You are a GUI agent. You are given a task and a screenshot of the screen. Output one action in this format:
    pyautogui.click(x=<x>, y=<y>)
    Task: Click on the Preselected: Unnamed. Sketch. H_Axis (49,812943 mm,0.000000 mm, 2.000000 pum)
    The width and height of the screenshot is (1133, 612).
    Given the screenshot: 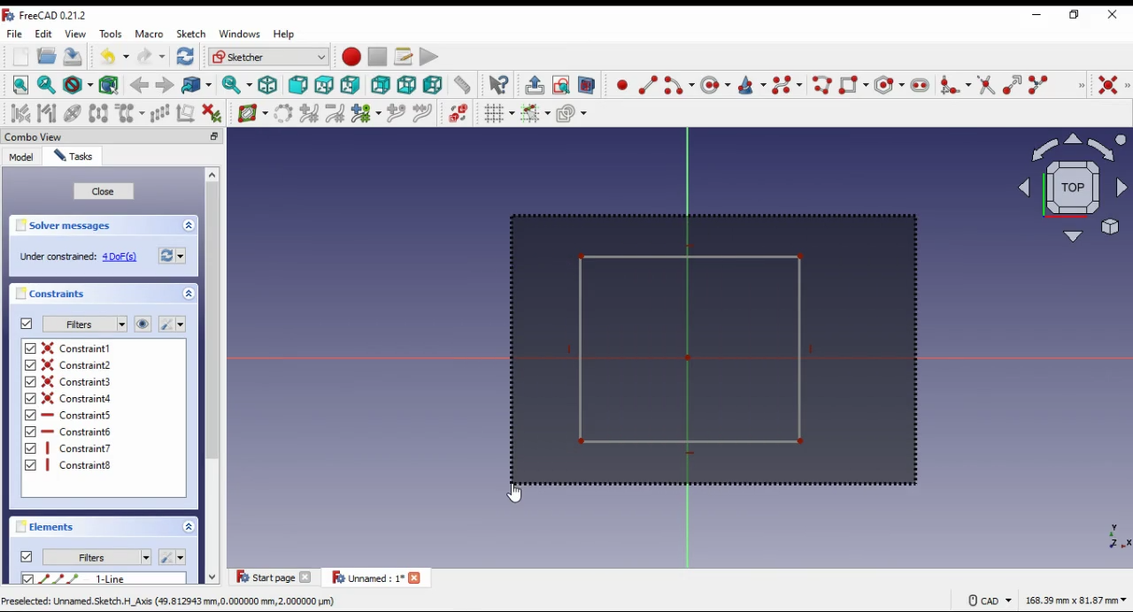 What is the action you would take?
    pyautogui.click(x=171, y=601)
    